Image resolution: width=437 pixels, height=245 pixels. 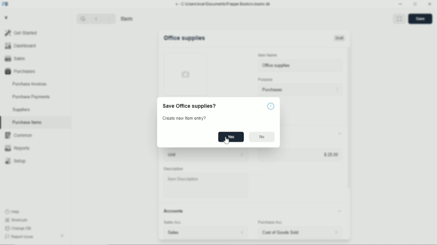 What do you see at coordinates (7, 17) in the screenshot?
I see `v` at bounding box center [7, 17].